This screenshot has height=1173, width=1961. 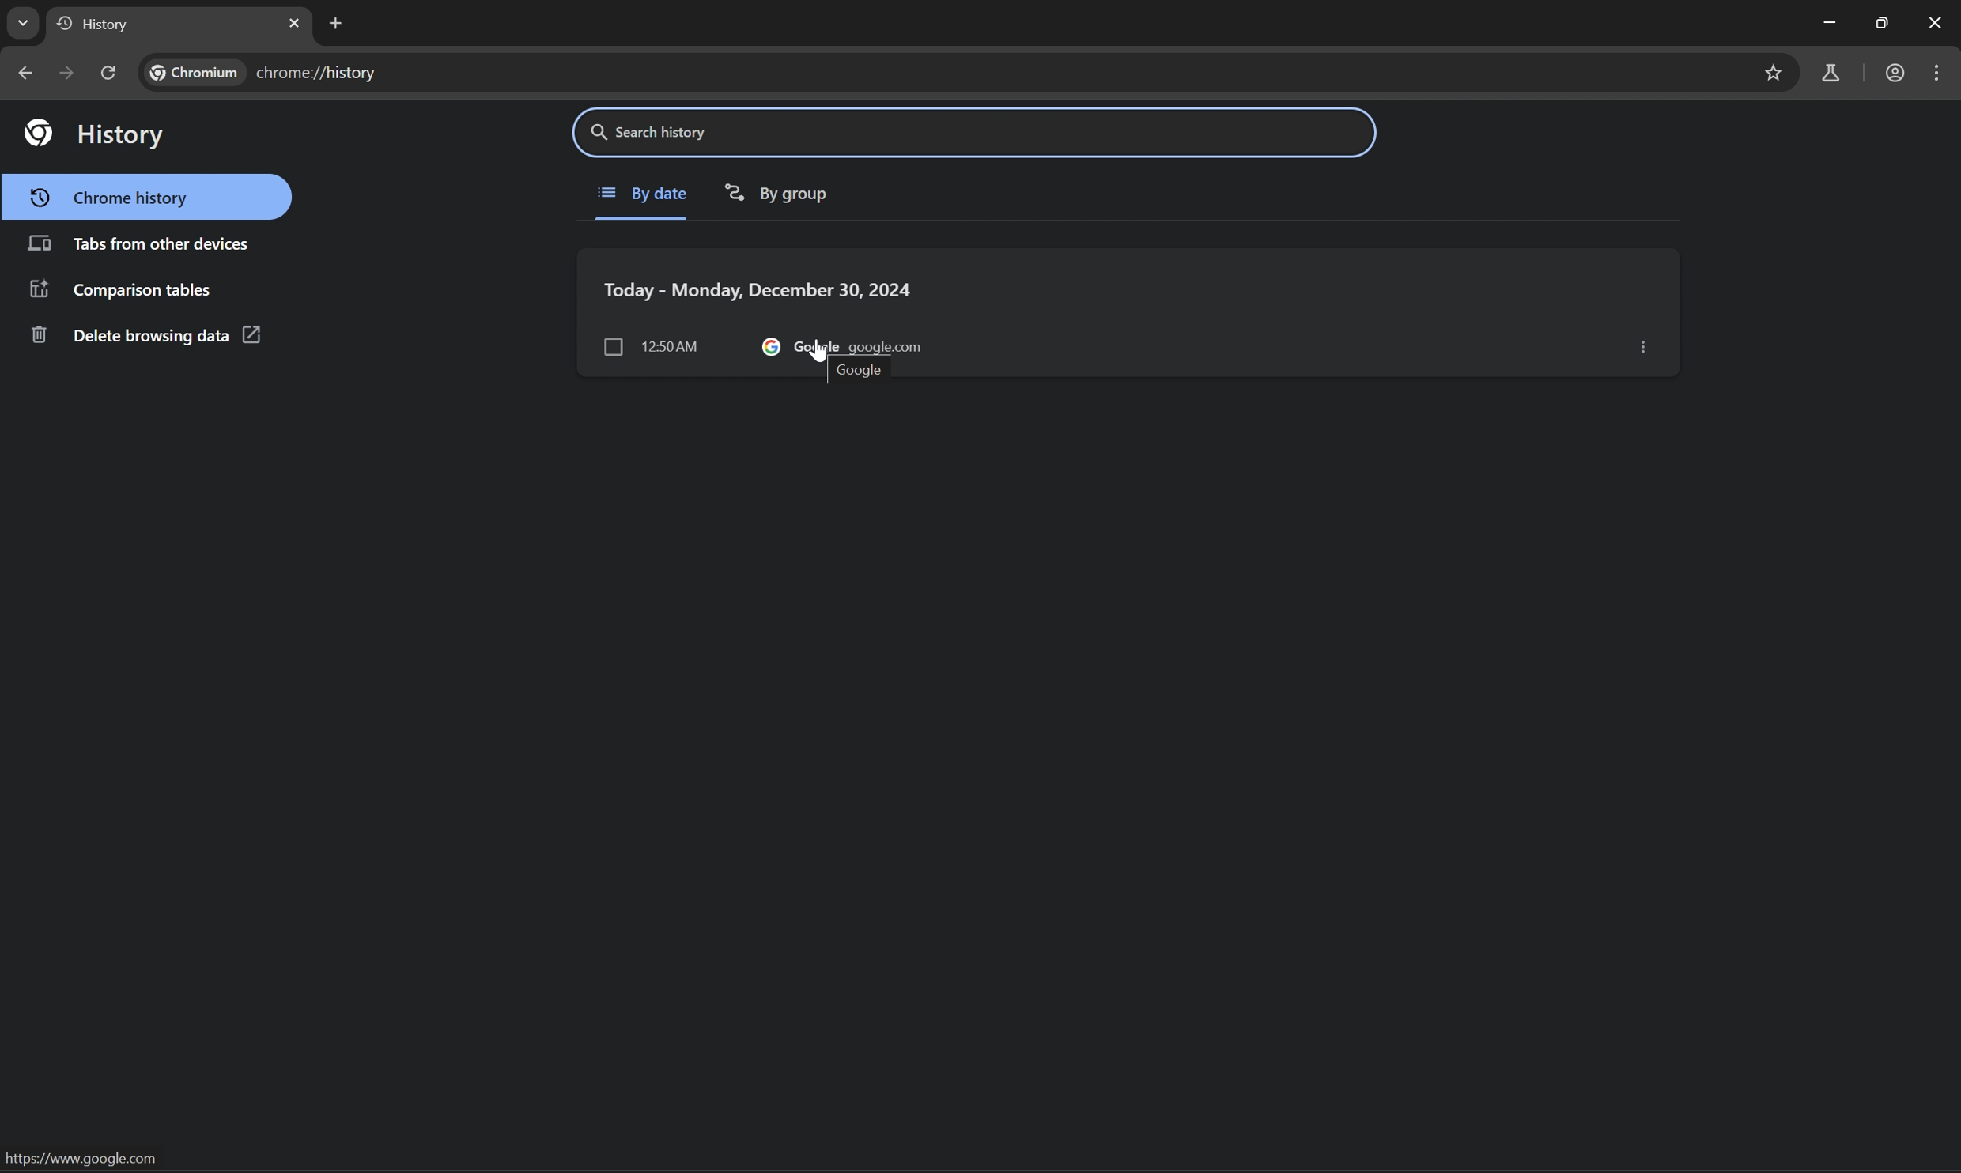 What do you see at coordinates (1831, 70) in the screenshot?
I see `chrome labs` at bounding box center [1831, 70].